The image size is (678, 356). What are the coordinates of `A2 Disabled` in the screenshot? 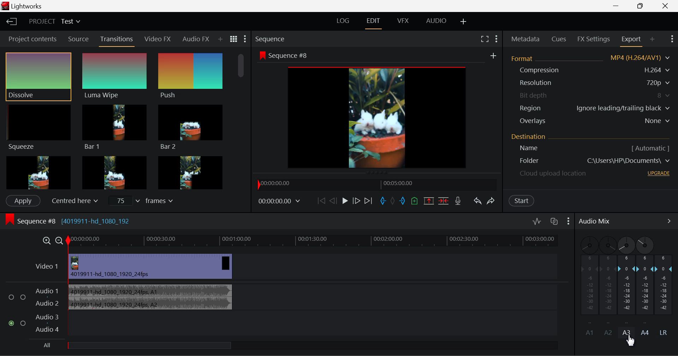 It's located at (608, 285).